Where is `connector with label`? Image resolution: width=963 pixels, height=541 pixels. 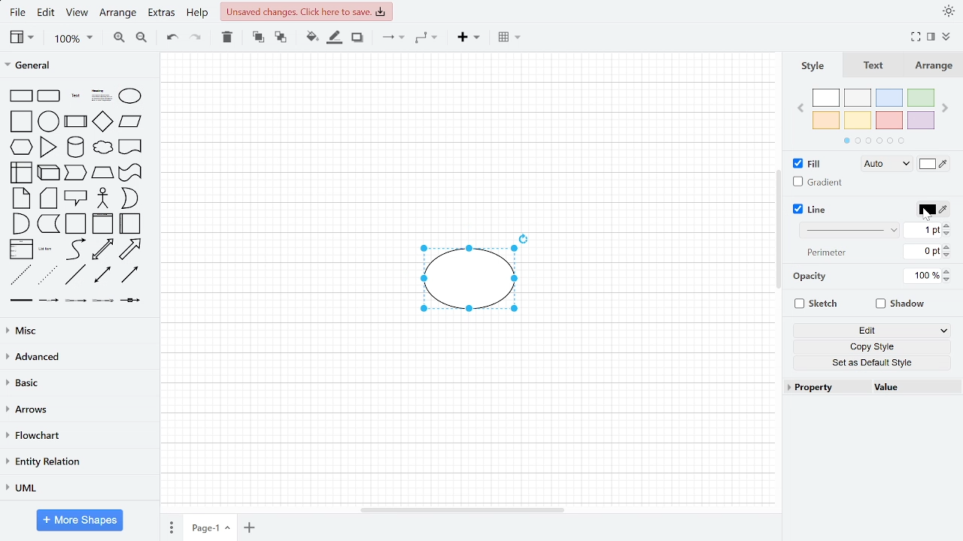 connector with label is located at coordinates (49, 301).